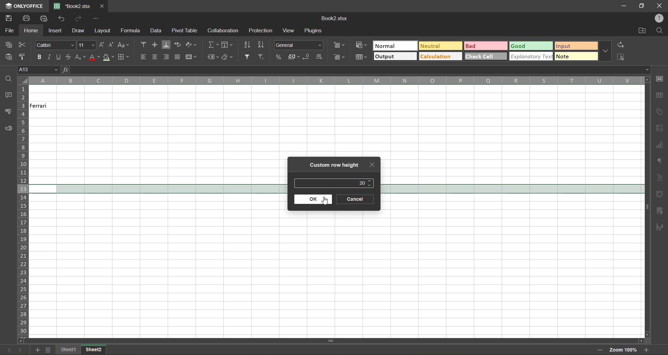  What do you see at coordinates (361, 45) in the screenshot?
I see `conditional formatting` at bounding box center [361, 45].